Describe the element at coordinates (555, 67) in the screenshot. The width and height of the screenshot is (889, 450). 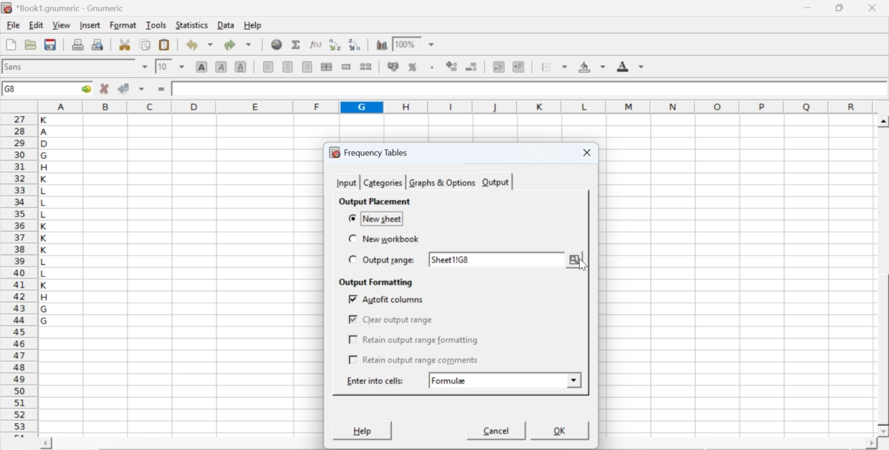
I see `borders` at that location.